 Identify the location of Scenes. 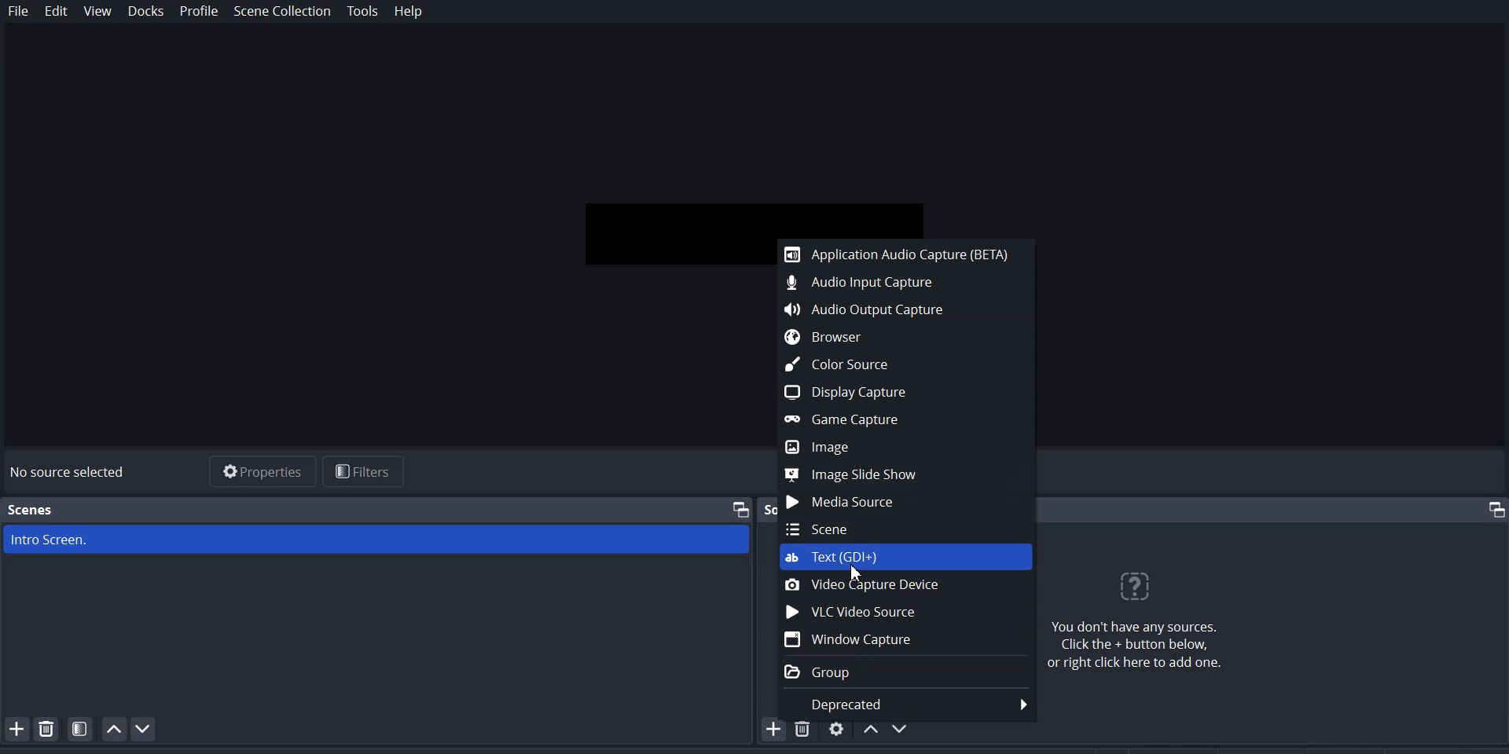
(31, 510).